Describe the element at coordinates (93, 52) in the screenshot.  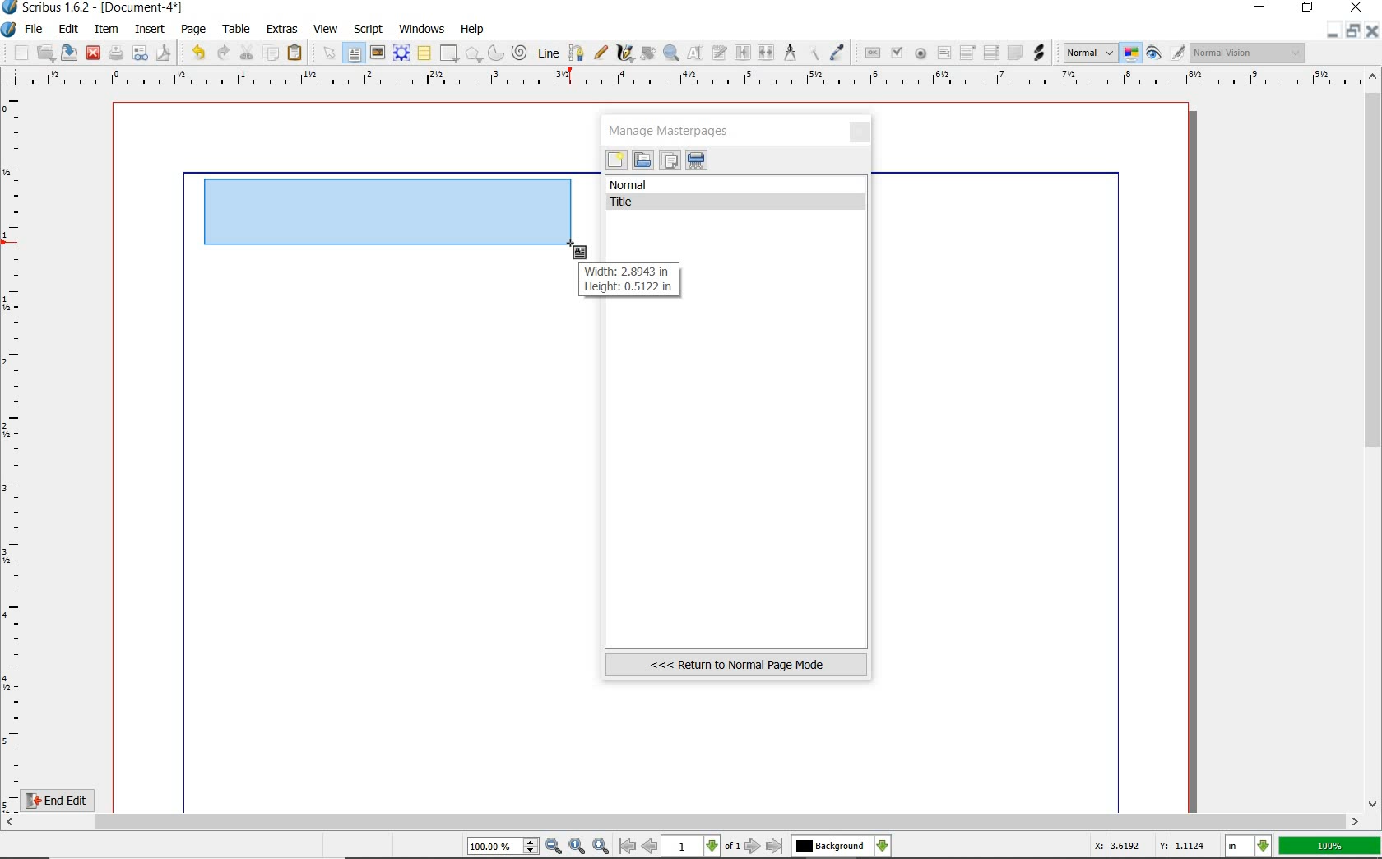
I see `close` at that location.